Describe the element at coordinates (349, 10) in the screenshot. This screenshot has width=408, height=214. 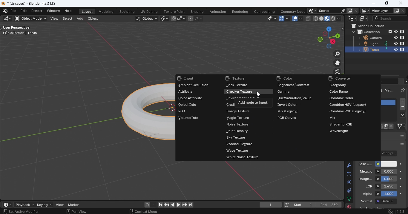
I see `New scene` at that location.